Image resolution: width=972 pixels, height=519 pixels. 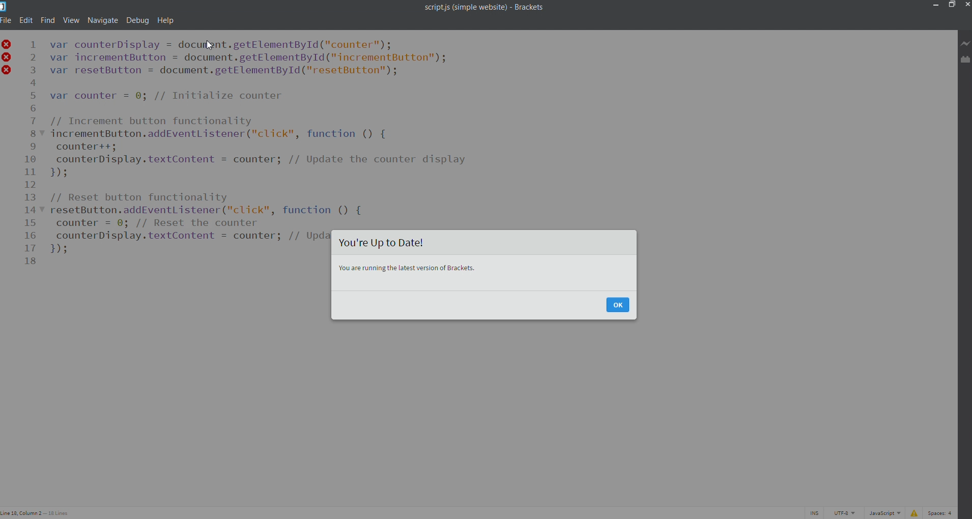 I want to click on encoding, so click(x=845, y=513).